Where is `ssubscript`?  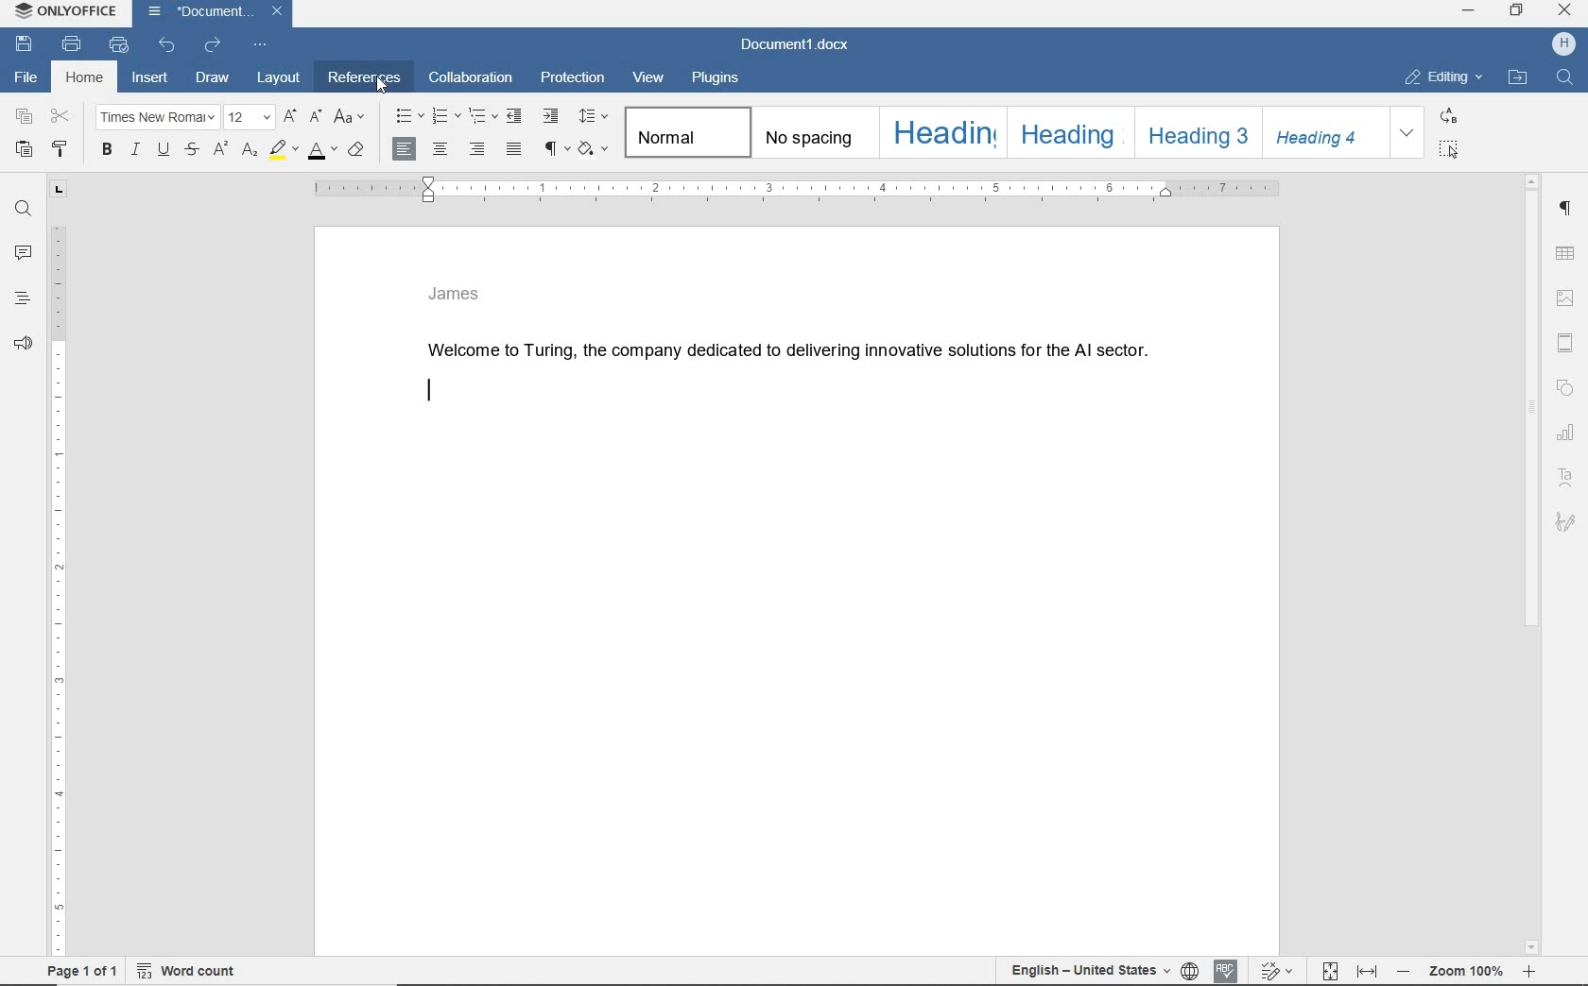 ssubscript is located at coordinates (250, 152).